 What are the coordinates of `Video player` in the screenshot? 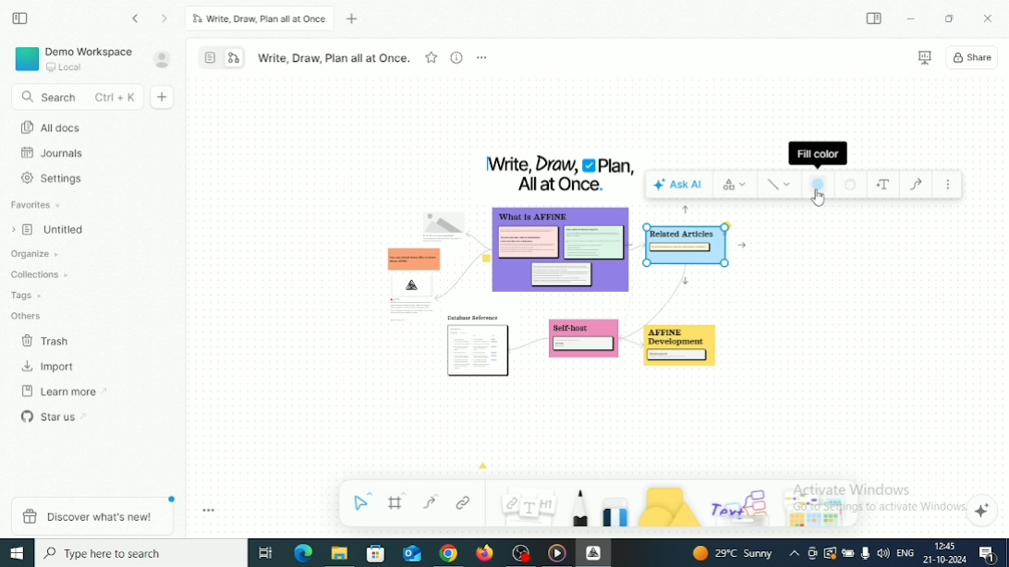 It's located at (557, 553).